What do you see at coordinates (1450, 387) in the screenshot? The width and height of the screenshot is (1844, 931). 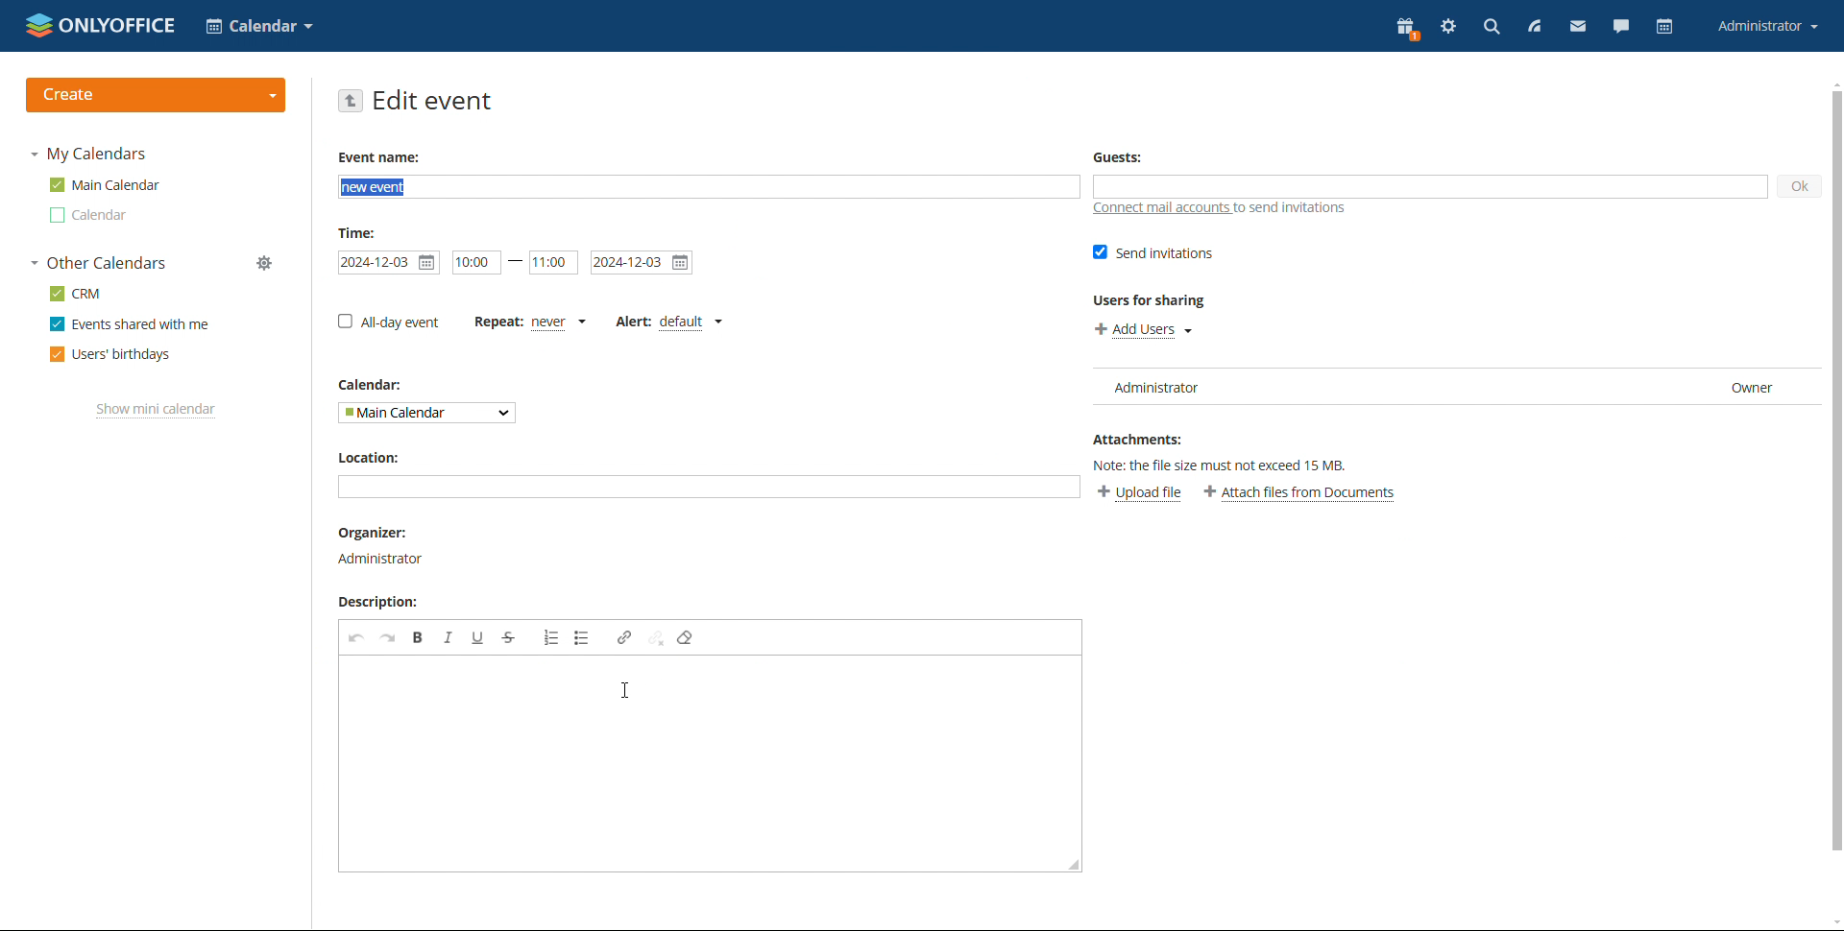 I see `user list` at bounding box center [1450, 387].